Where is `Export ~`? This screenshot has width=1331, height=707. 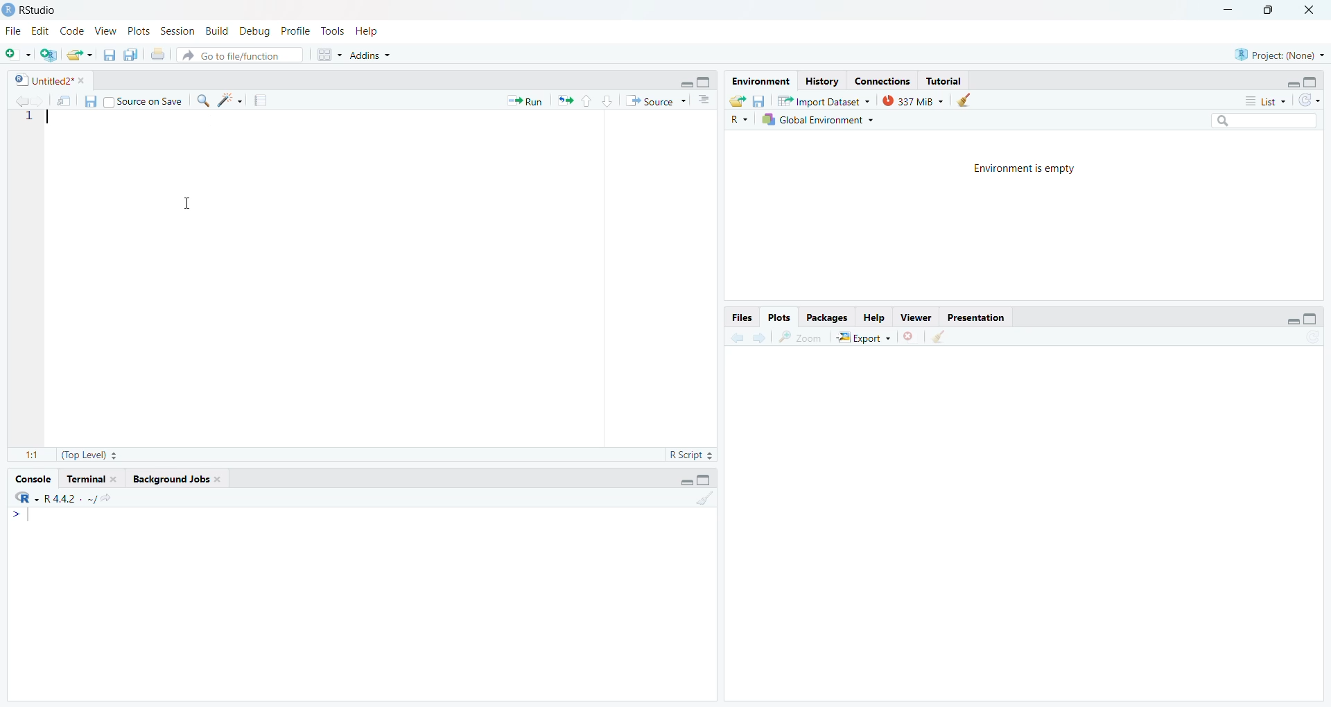 Export ~ is located at coordinates (866, 340).